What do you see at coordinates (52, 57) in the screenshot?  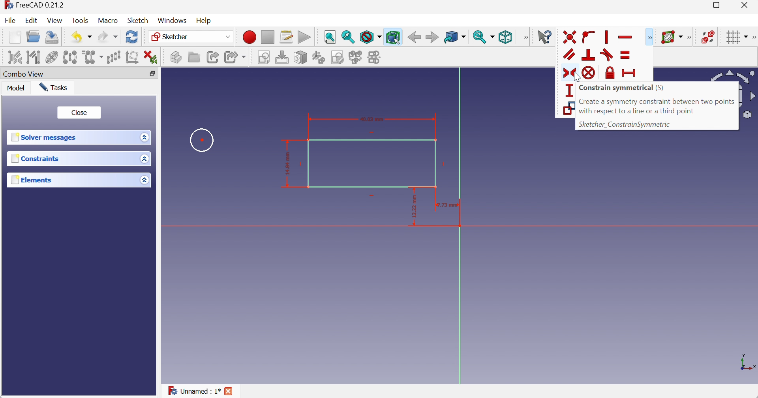 I see `Show/hide internal geometry` at bounding box center [52, 57].